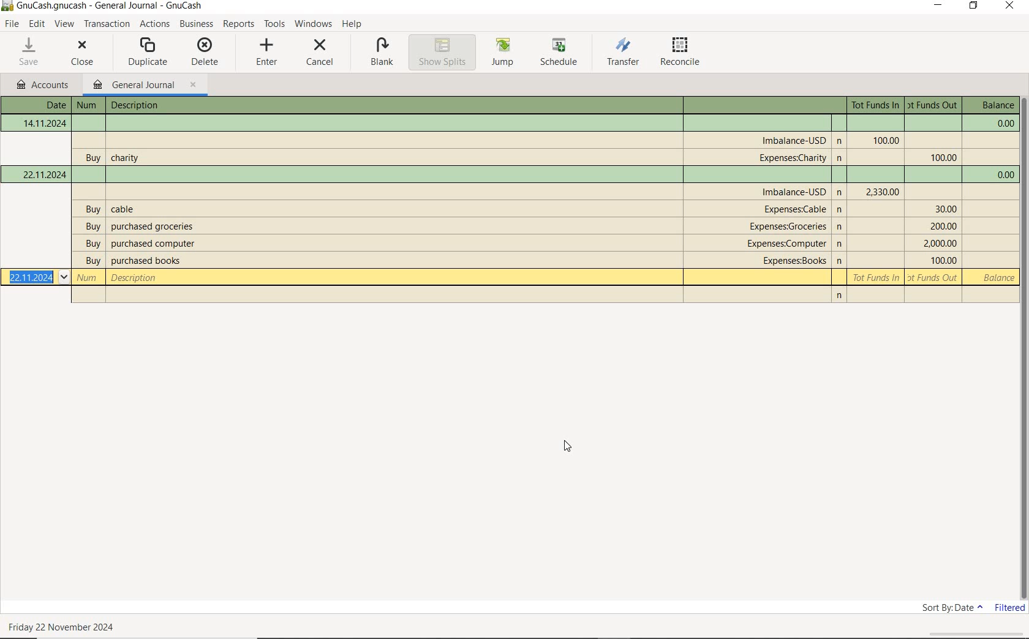 Image resolution: width=1029 pixels, height=639 pixels. I want to click on Tot Funds Out, so click(940, 243).